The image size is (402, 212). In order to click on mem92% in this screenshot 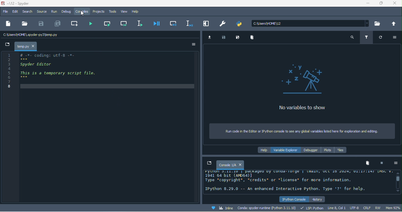, I will do `click(392, 208)`.